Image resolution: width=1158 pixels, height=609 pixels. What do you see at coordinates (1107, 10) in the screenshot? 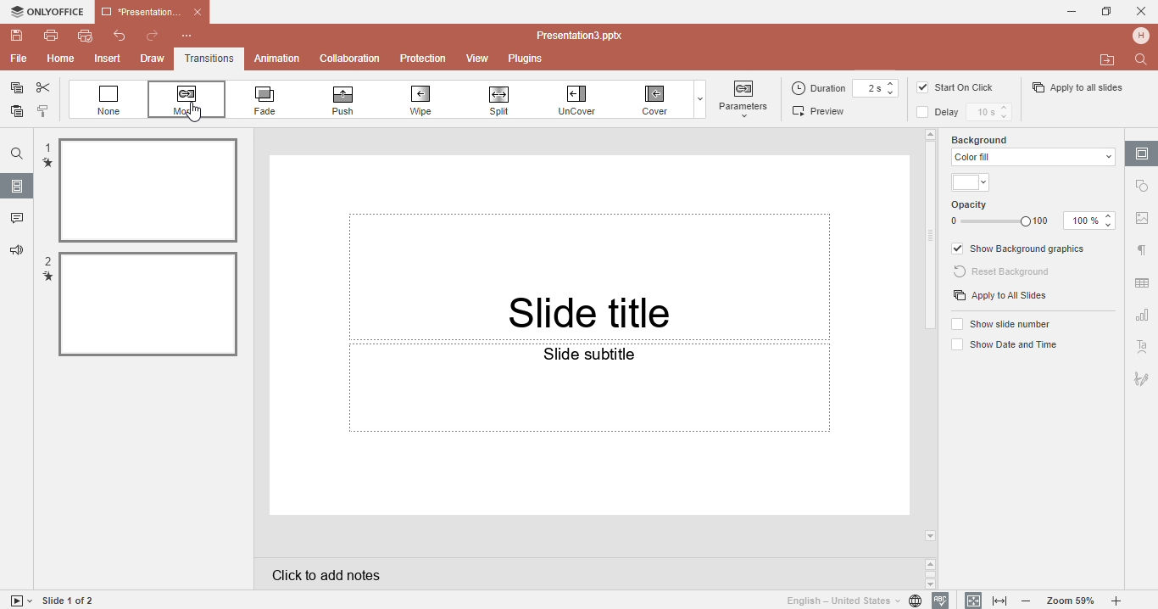
I see `Maximize` at bounding box center [1107, 10].